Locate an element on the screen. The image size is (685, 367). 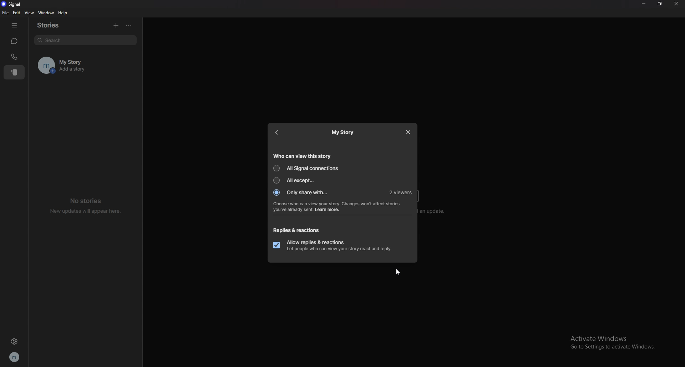
help is located at coordinates (63, 13).